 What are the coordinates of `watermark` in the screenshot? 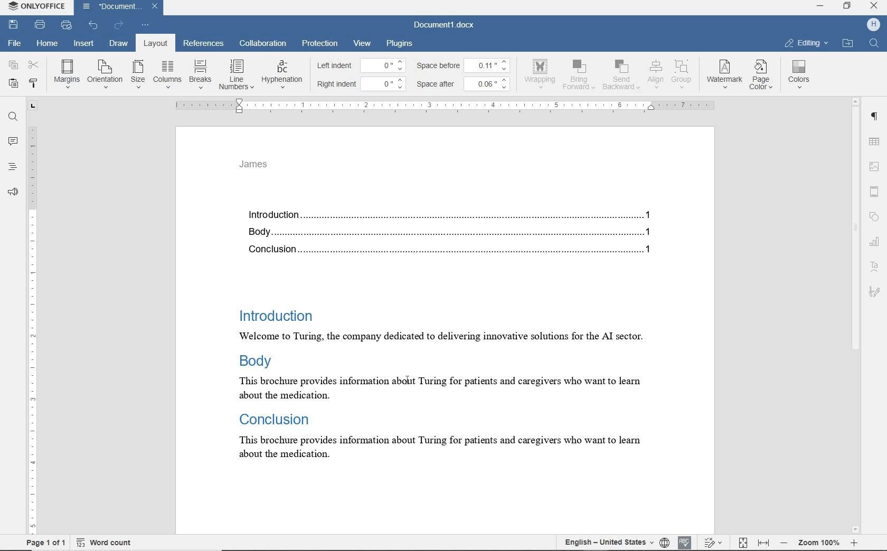 It's located at (725, 75).